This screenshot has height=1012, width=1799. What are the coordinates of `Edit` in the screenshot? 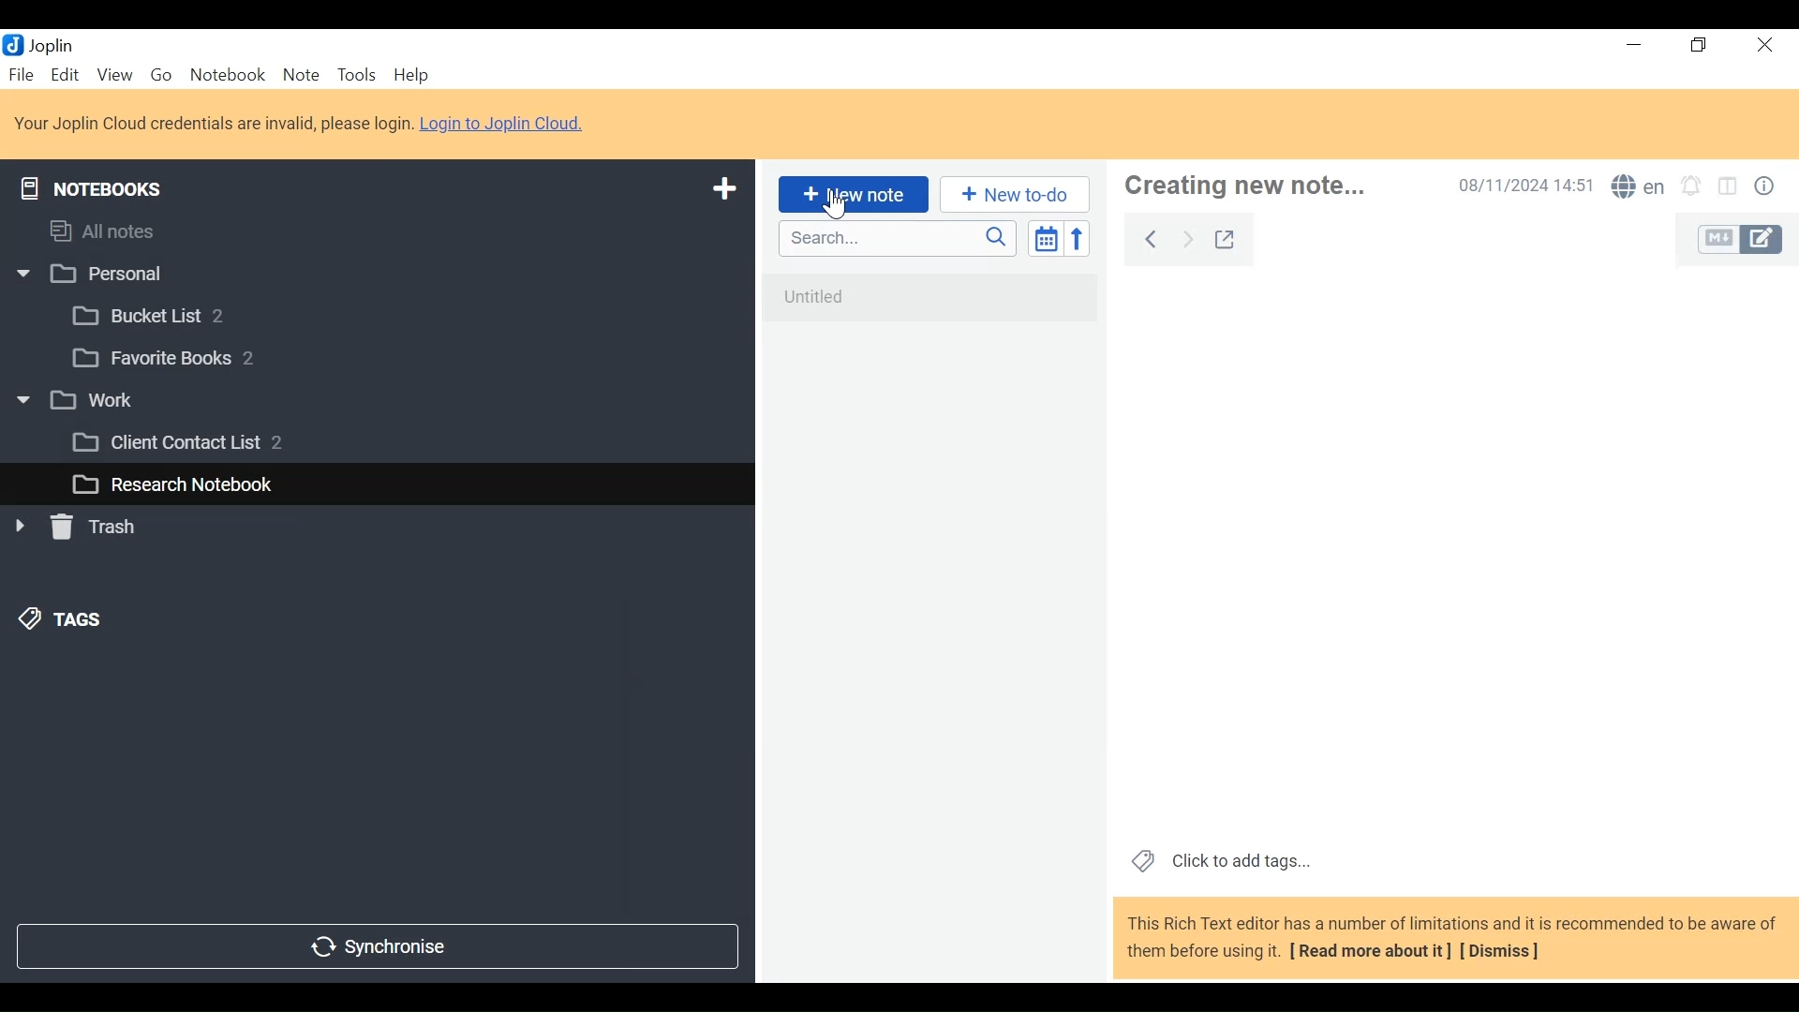 It's located at (67, 74).